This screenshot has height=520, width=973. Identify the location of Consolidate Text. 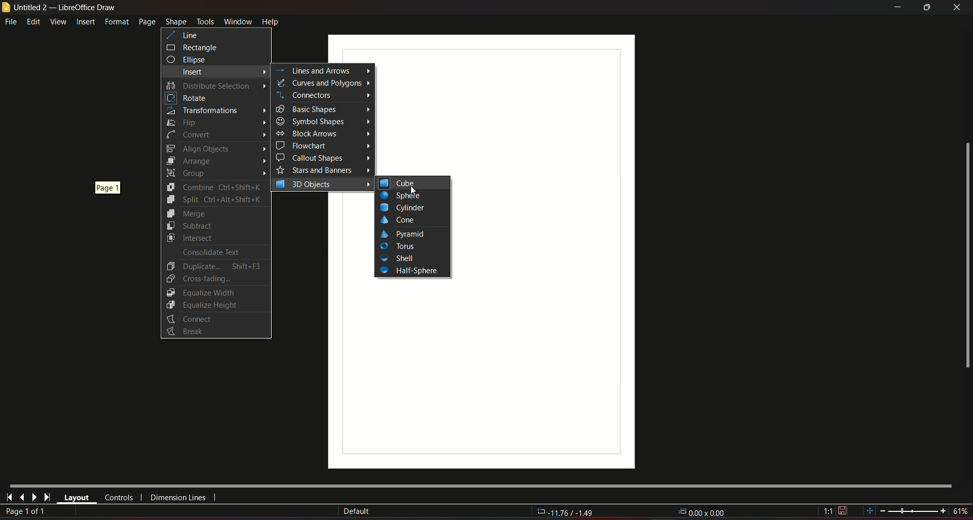
(213, 252).